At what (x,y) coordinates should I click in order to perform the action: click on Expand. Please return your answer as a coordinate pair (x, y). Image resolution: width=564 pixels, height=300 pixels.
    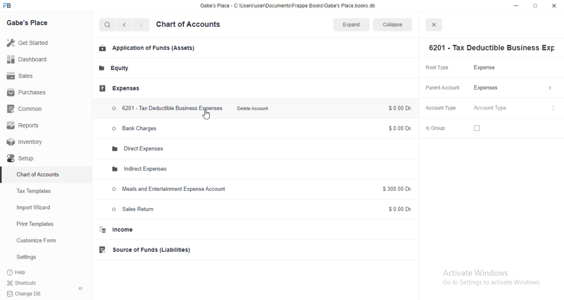
    Looking at the image, I should click on (353, 24).